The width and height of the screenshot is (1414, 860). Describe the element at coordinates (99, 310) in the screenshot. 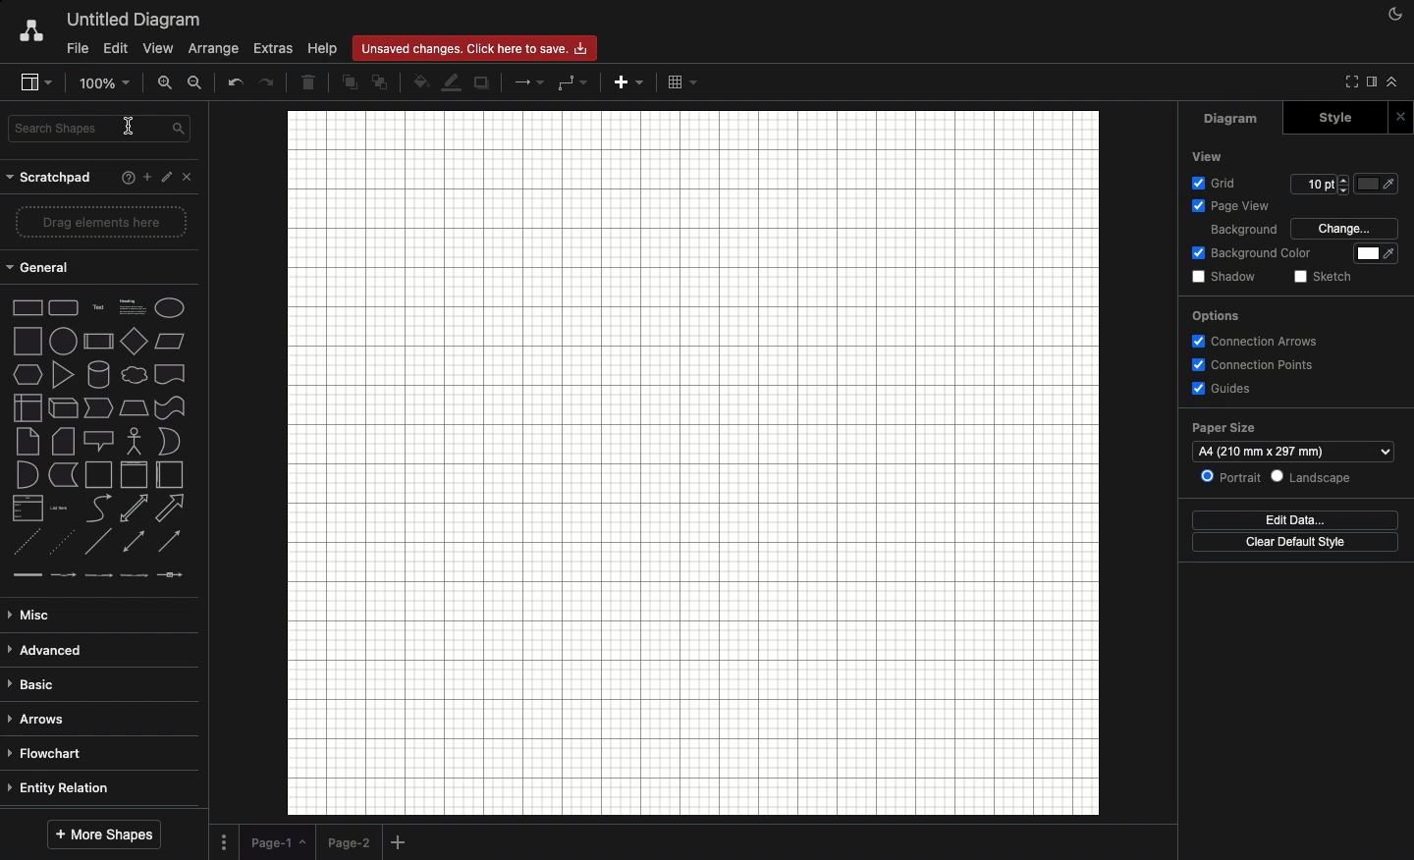

I see `` at that location.